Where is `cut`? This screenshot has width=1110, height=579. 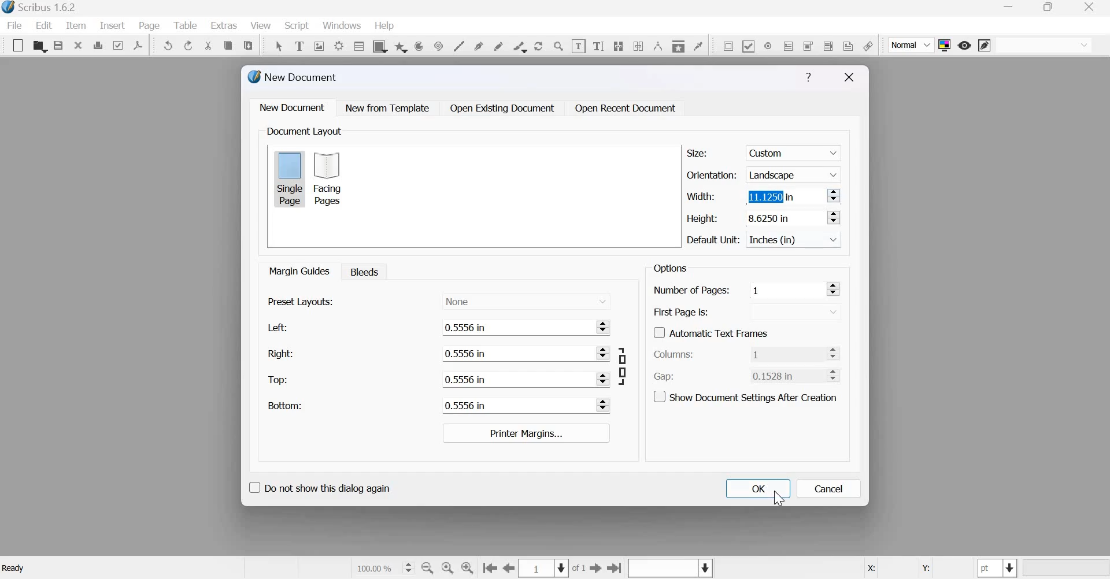 cut is located at coordinates (209, 46).